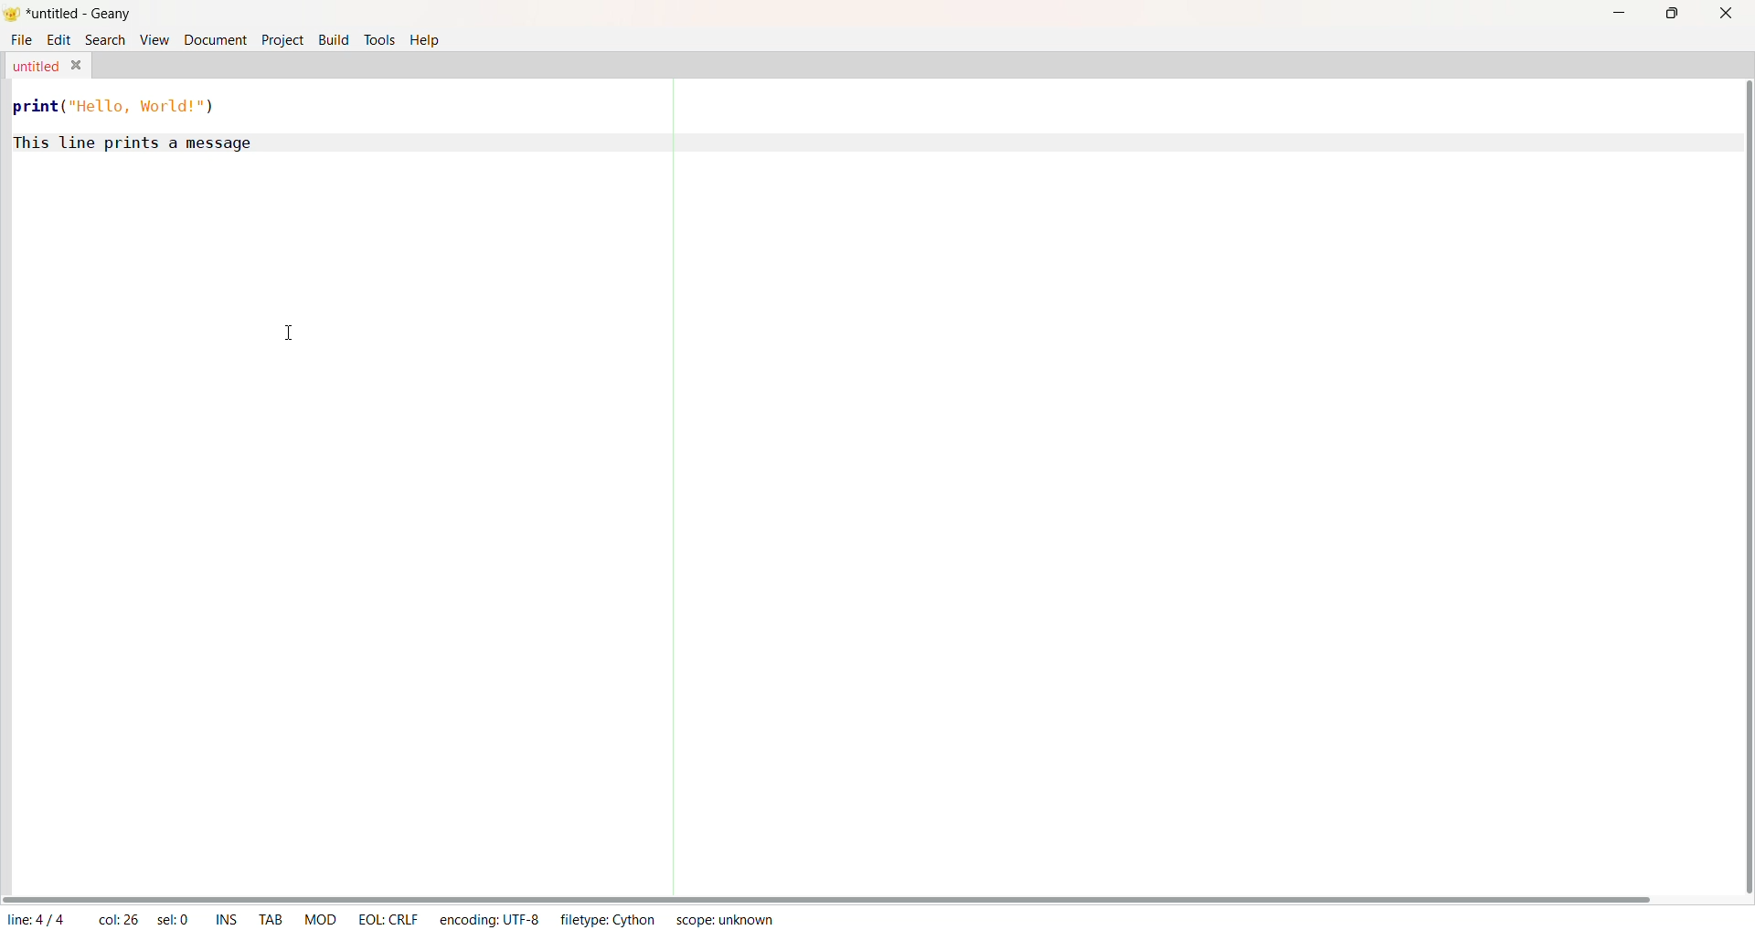  What do you see at coordinates (122, 106) in the screenshot?
I see `print("Hello, World! ")` at bounding box center [122, 106].